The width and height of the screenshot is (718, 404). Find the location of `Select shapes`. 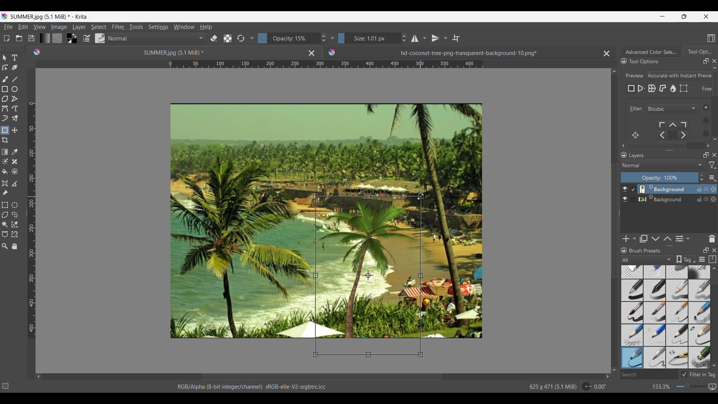

Select shapes is located at coordinates (5, 58).